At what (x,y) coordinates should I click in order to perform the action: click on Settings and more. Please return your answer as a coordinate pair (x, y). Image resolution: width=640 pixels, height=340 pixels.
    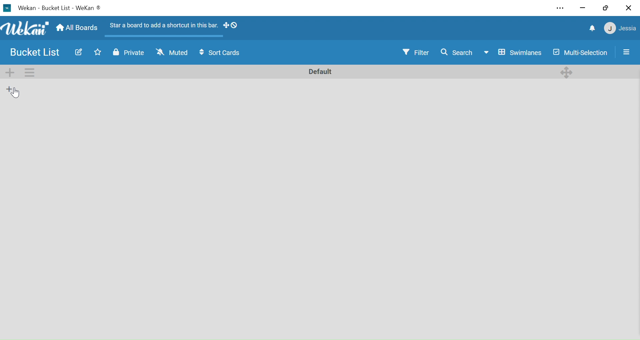
    Looking at the image, I should click on (562, 8).